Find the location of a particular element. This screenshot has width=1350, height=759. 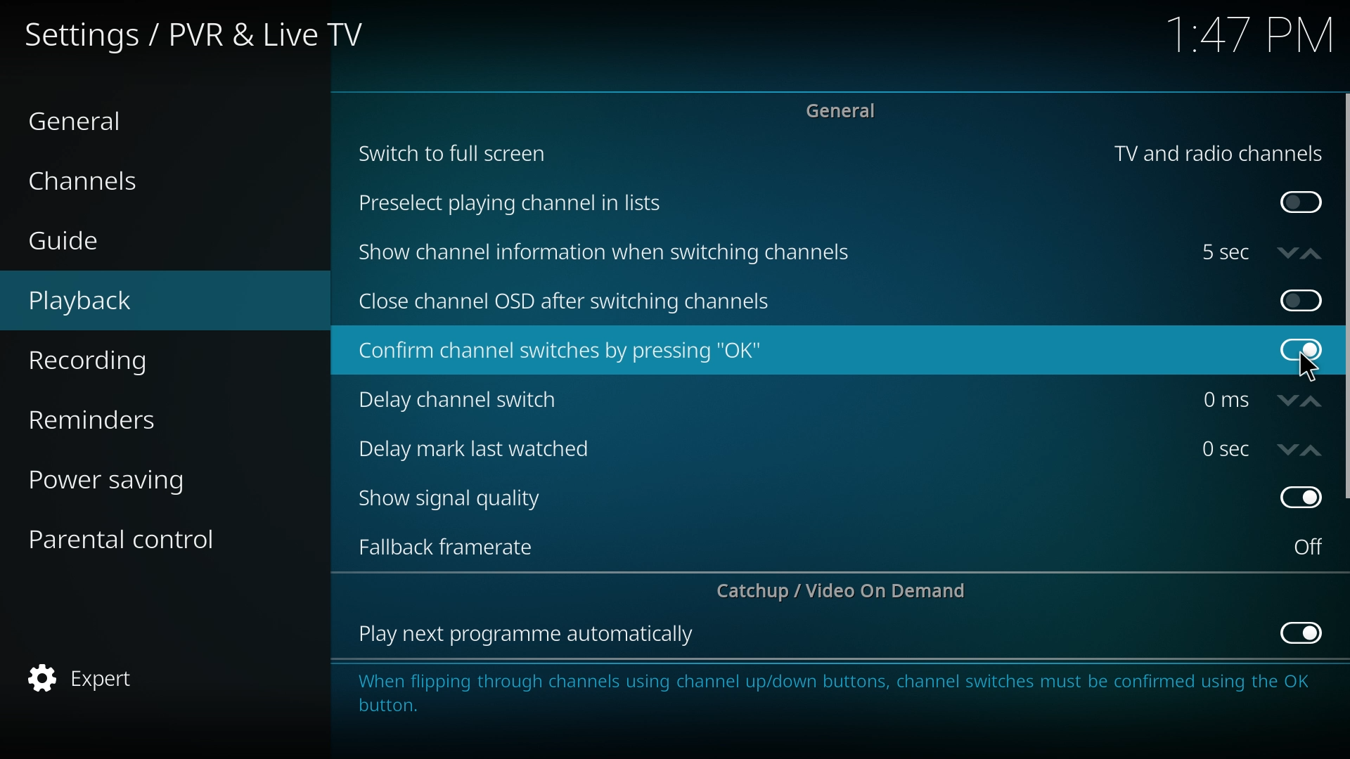

fall back framerate is located at coordinates (456, 545).